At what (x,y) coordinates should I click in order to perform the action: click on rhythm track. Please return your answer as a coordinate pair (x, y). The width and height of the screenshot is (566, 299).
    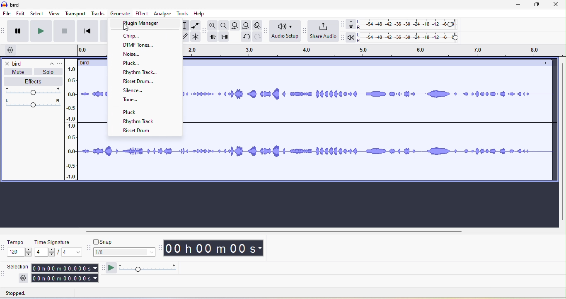
    Looking at the image, I should click on (140, 73).